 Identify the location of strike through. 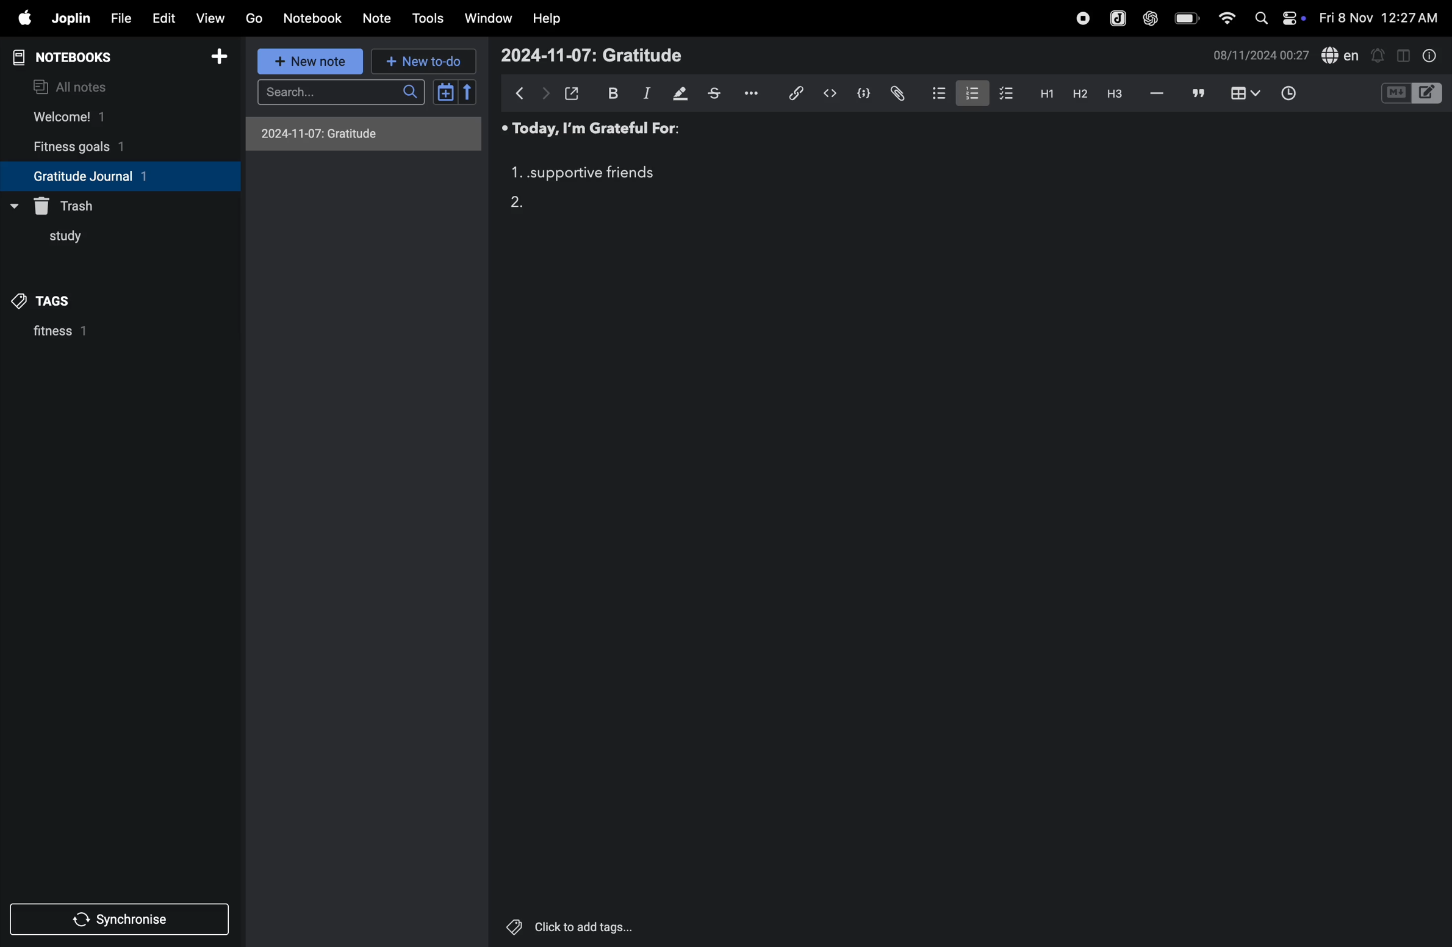
(719, 94).